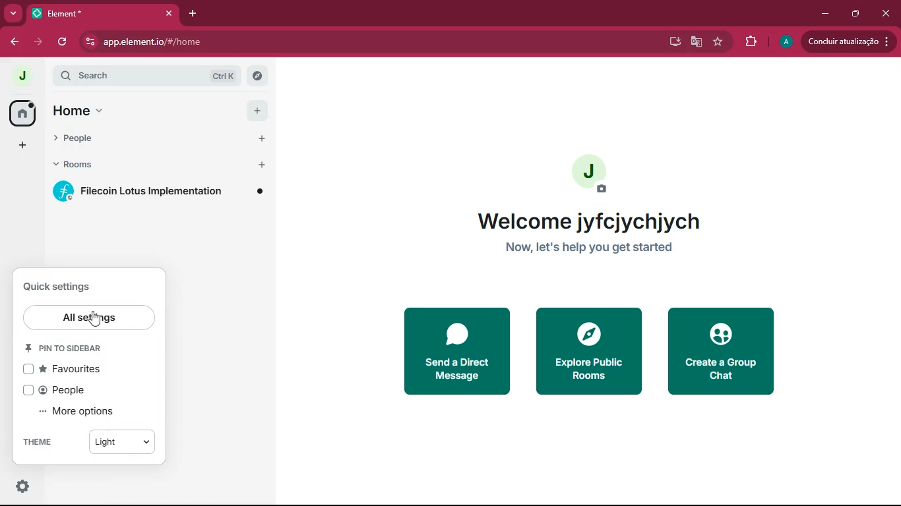 The width and height of the screenshot is (901, 506). Describe the element at coordinates (22, 146) in the screenshot. I see `add` at that location.